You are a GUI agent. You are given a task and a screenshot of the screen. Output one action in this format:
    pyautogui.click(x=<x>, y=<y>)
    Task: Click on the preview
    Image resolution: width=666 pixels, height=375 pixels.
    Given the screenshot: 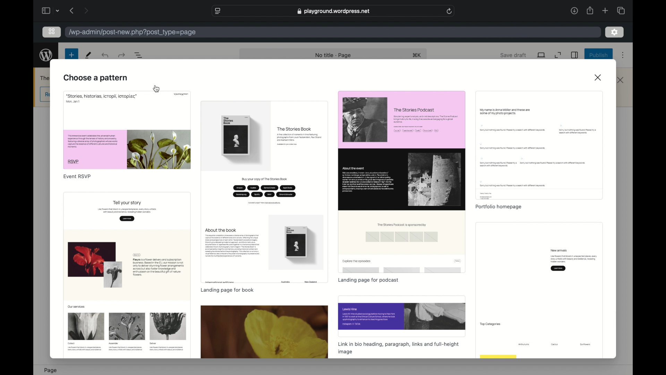 What is the action you would take?
    pyautogui.click(x=127, y=275)
    